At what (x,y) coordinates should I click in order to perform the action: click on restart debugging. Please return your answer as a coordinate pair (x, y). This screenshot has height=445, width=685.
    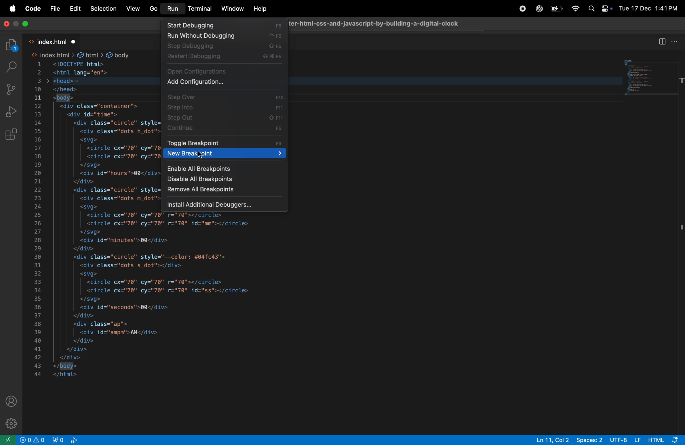
    Looking at the image, I should click on (224, 58).